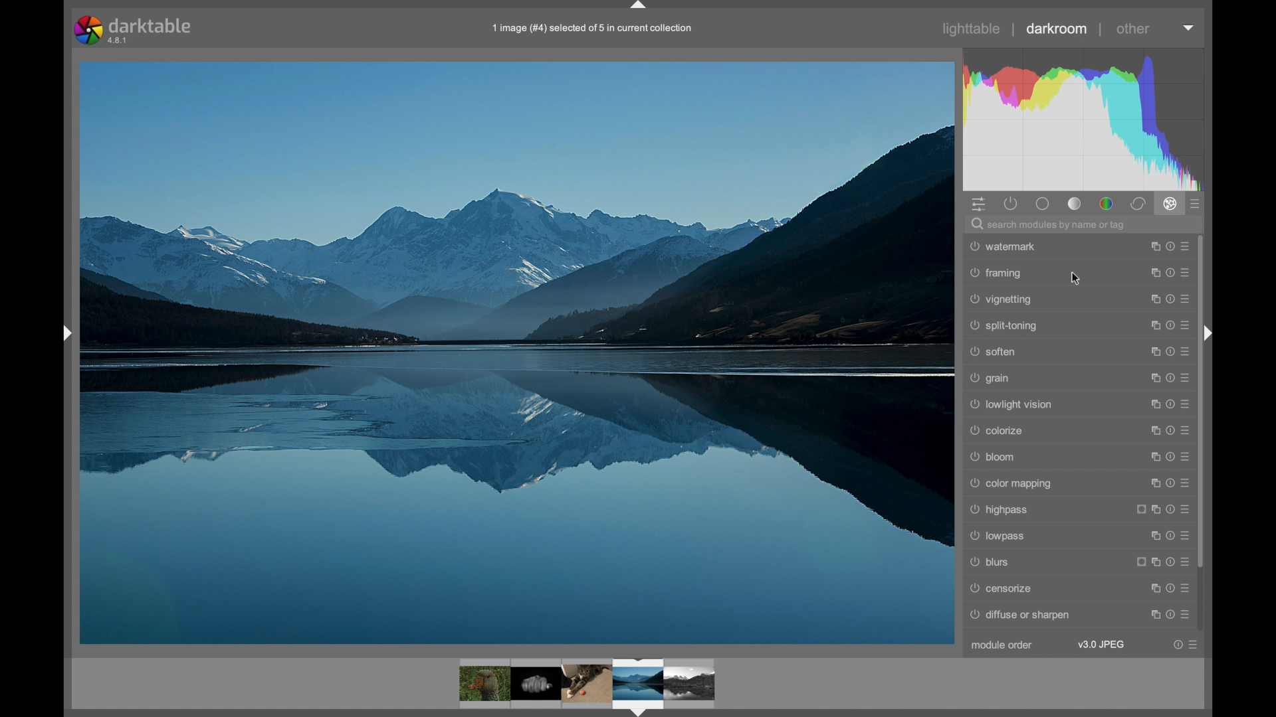 This screenshot has height=717, width=1276. What do you see at coordinates (1075, 204) in the screenshot?
I see `base` at bounding box center [1075, 204].